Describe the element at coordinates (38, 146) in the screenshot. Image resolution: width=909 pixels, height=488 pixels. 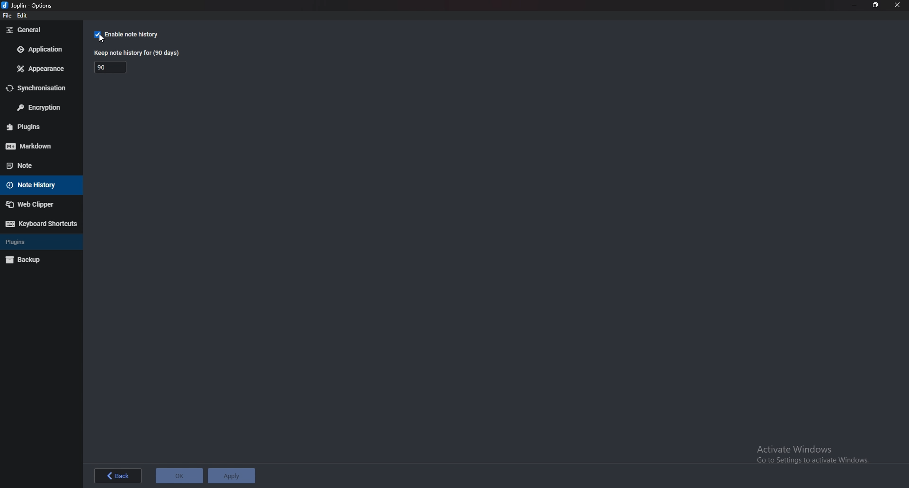
I see `Mark down` at that location.